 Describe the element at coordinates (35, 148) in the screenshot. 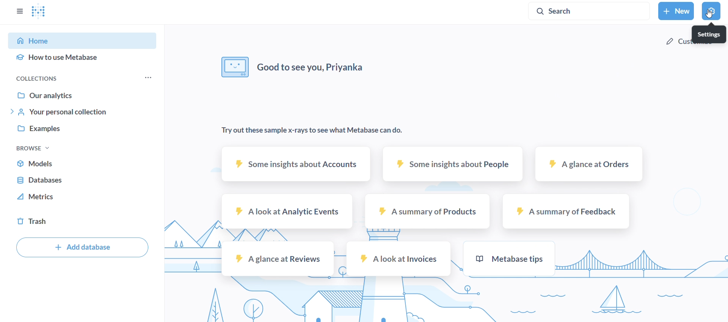

I see `browse` at that location.